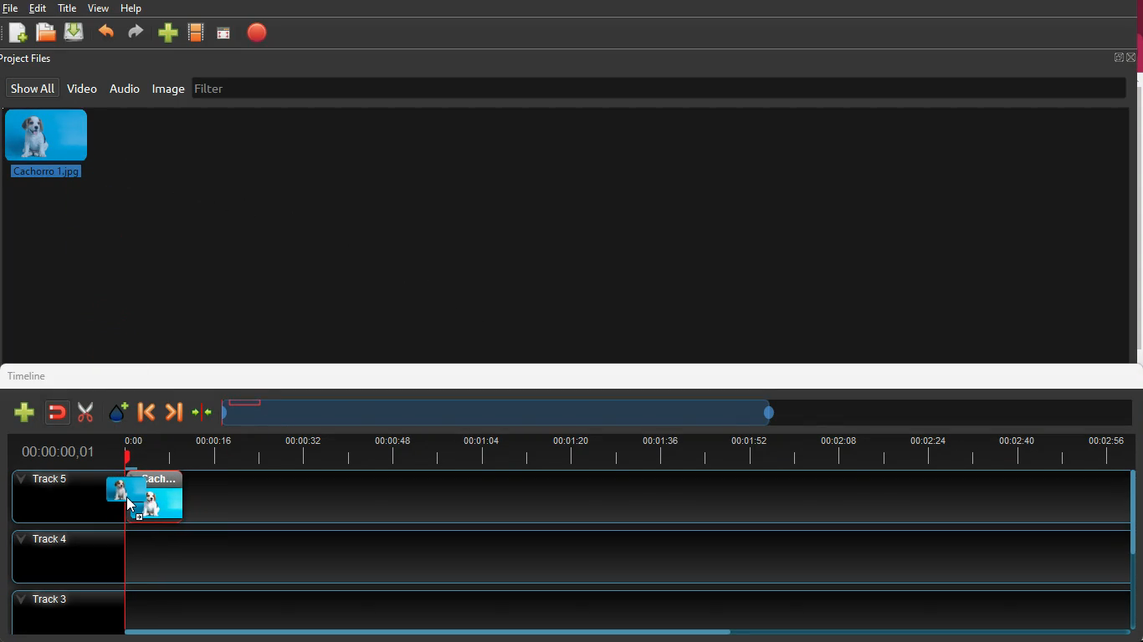 This screenshot has width=1143, height=642. What do you see at coordinates (49, 34) in the screenshot?
I see `file` at bounding box center [49, 34].